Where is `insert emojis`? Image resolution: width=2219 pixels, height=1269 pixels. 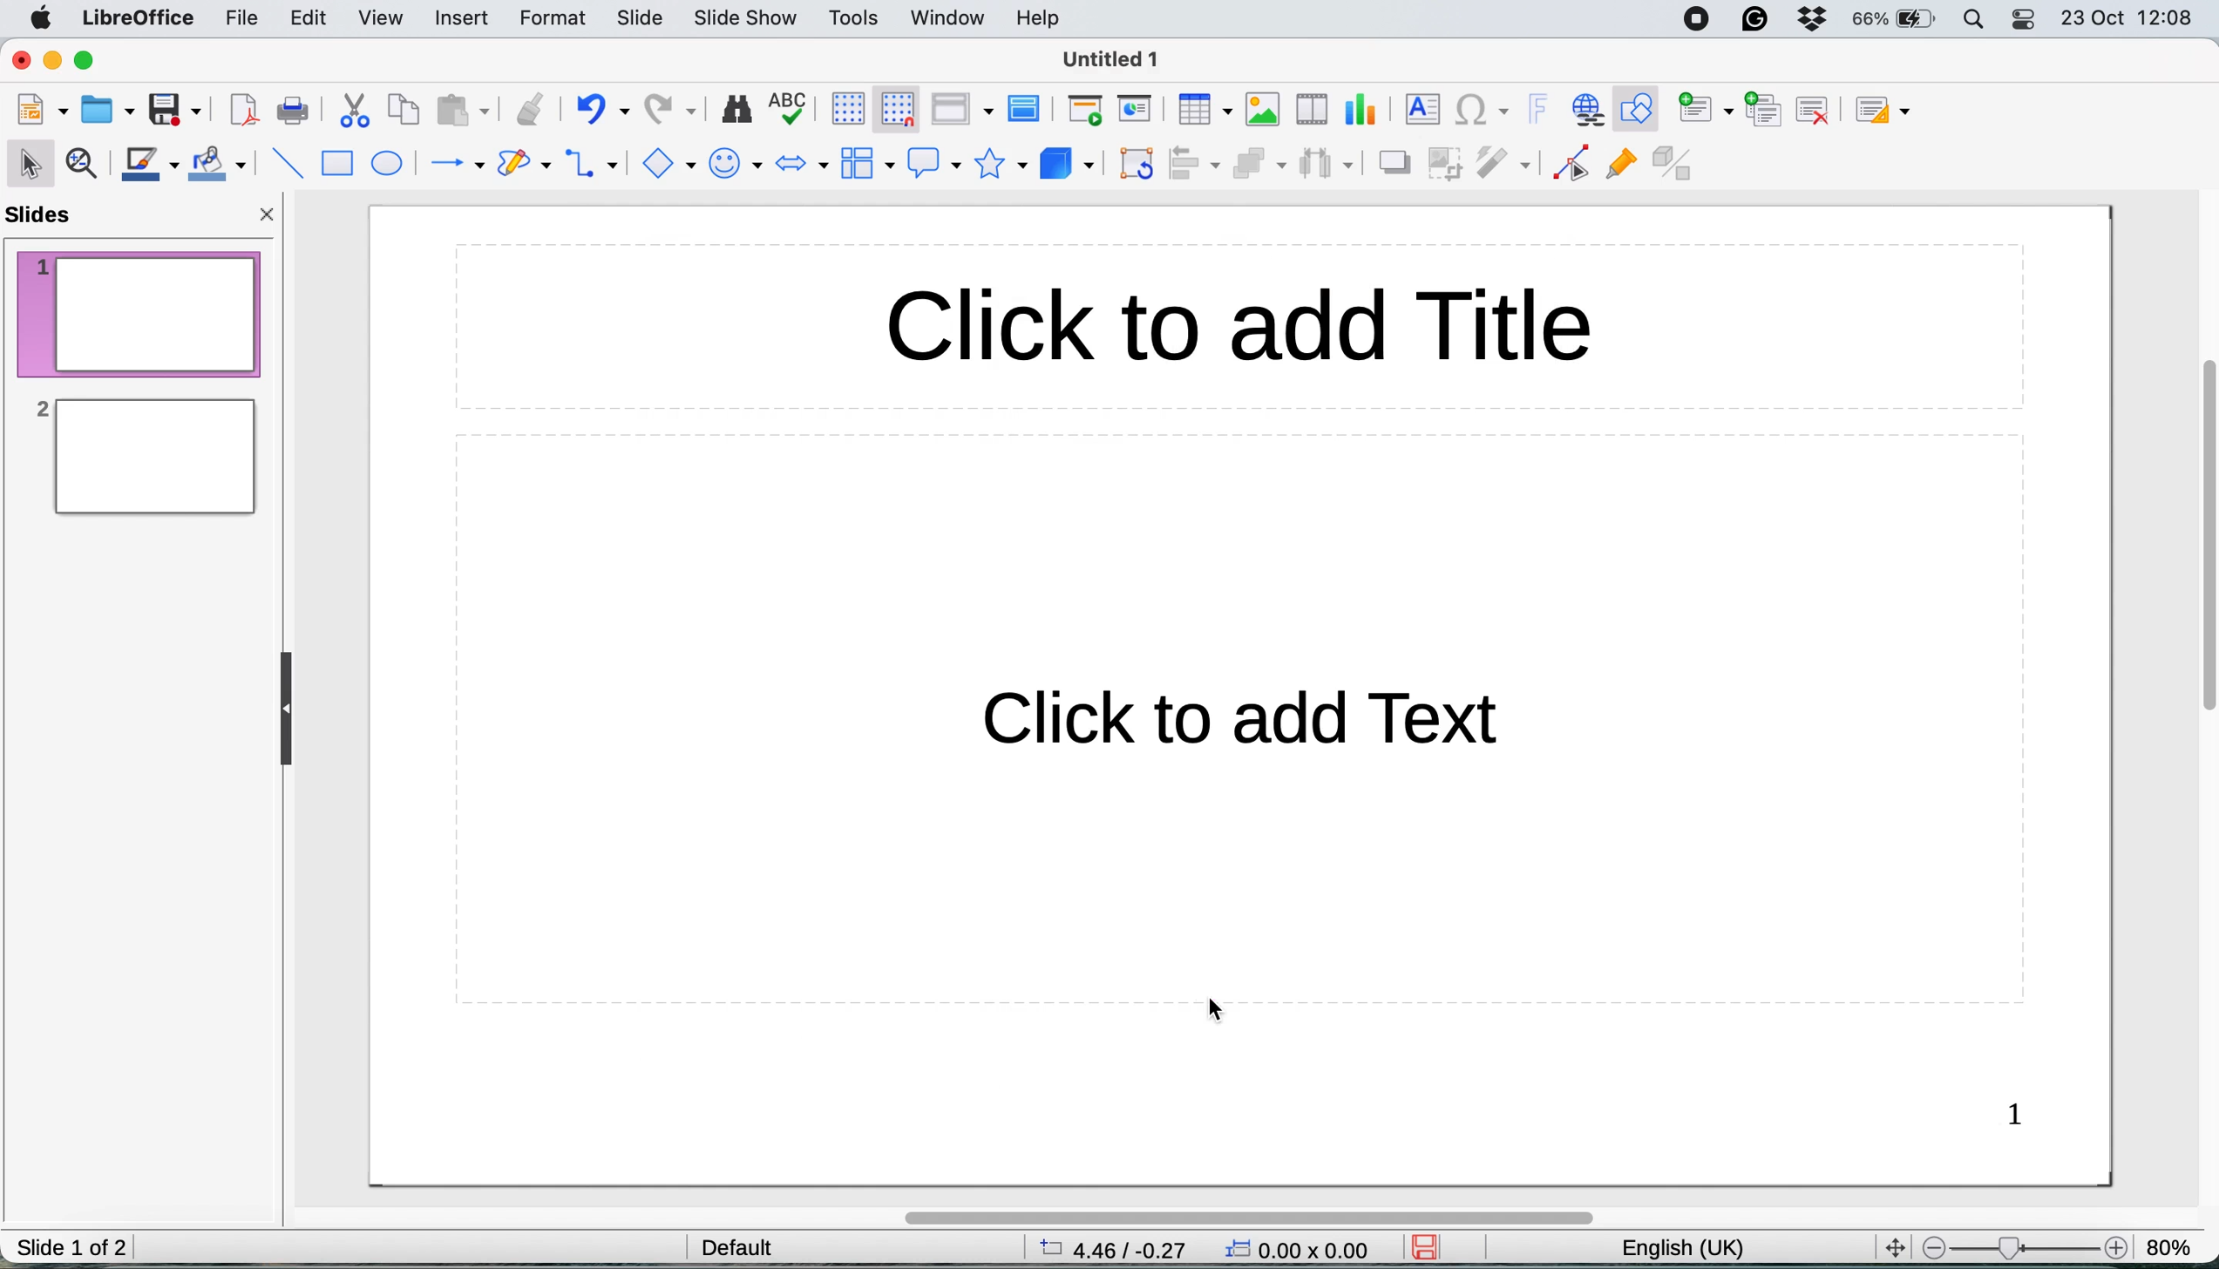
insert emojis is located at coordinates (736, 164).